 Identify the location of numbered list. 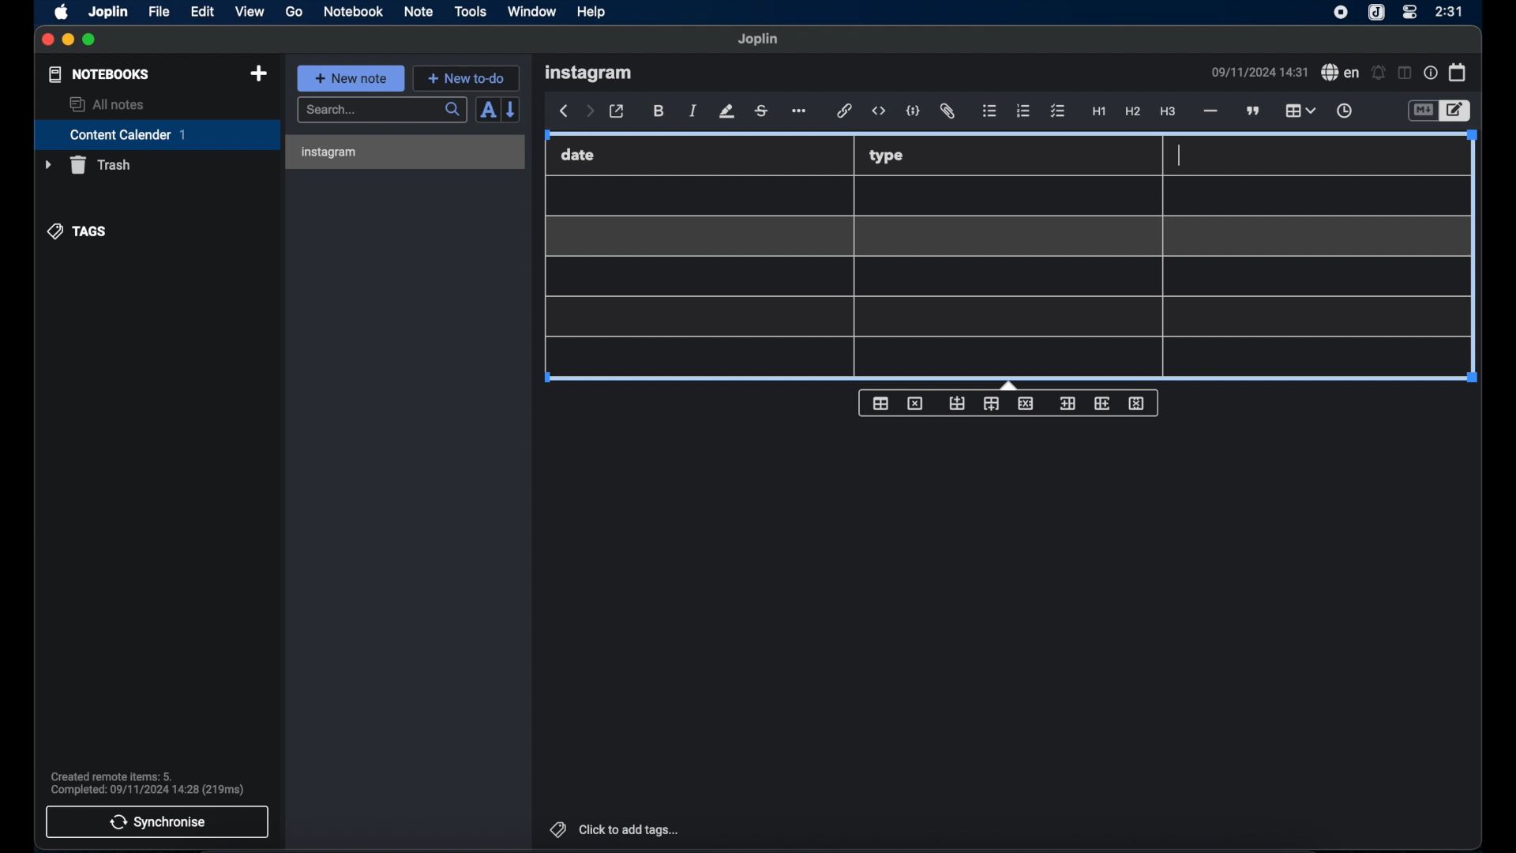
(1024, 111).